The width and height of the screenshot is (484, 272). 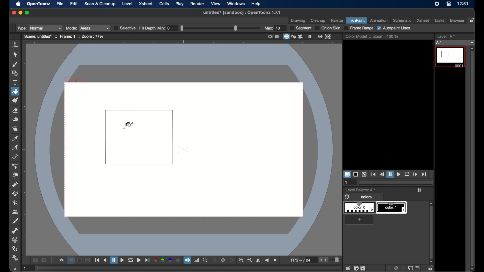 I want to click on zoom in, so click(x=241, y=260).